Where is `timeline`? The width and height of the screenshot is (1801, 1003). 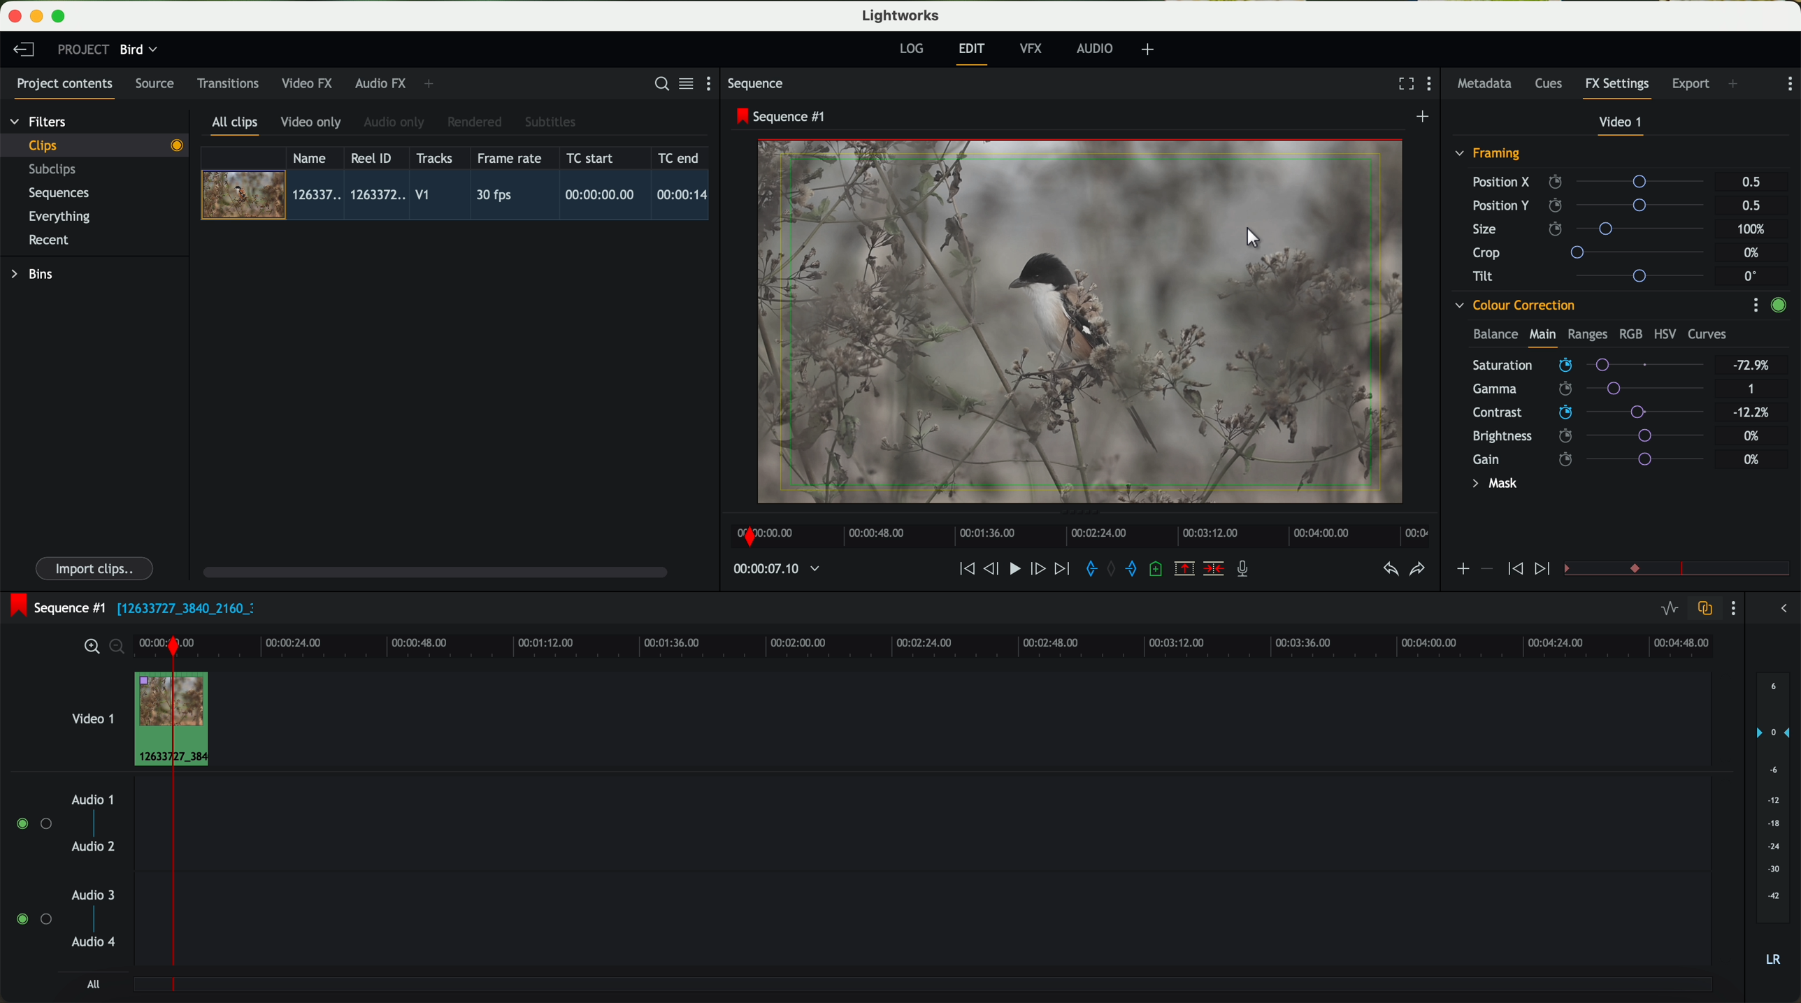
timeline is located at coordinates (1076, 532).